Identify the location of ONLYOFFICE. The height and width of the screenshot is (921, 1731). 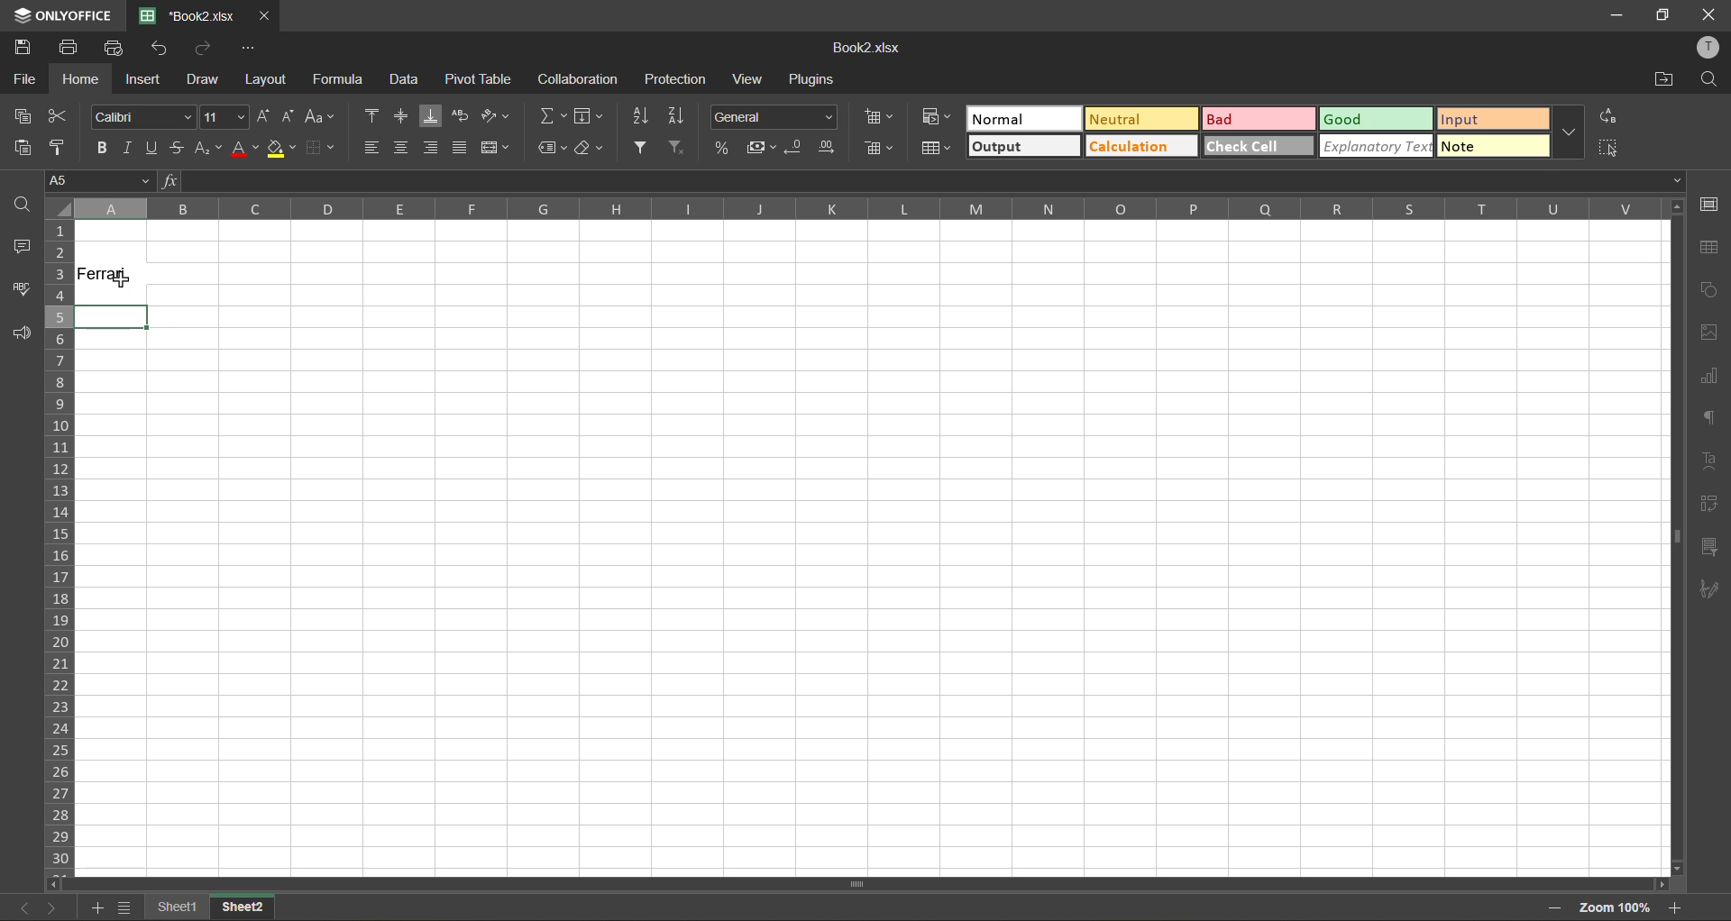
(58, 14).